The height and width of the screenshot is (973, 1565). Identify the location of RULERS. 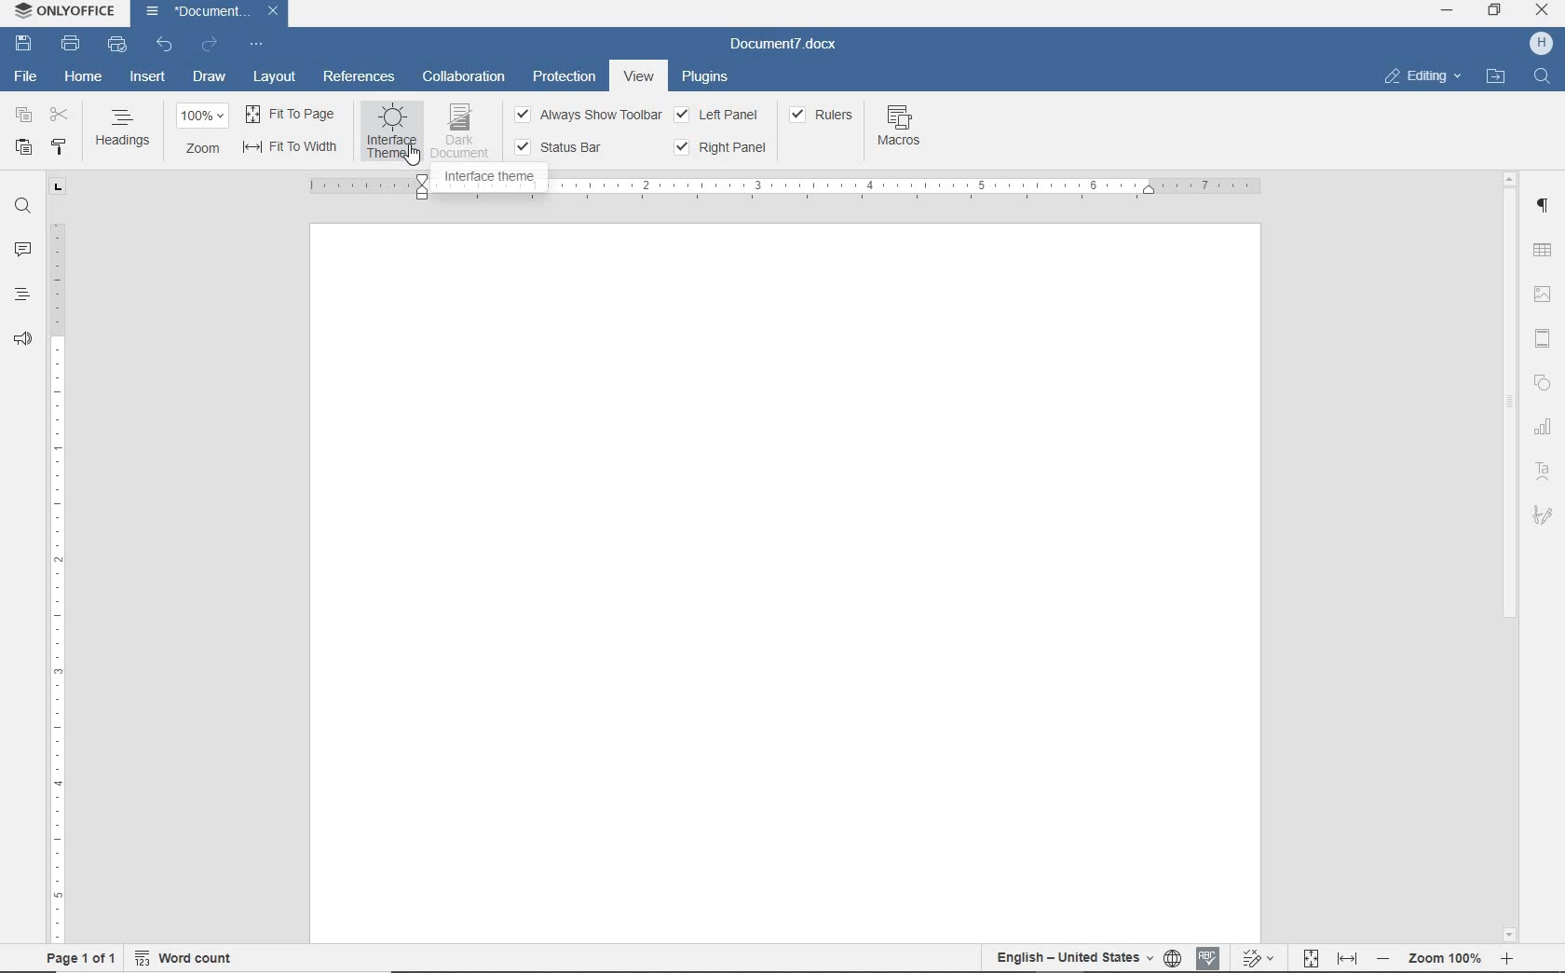
(823, 116).